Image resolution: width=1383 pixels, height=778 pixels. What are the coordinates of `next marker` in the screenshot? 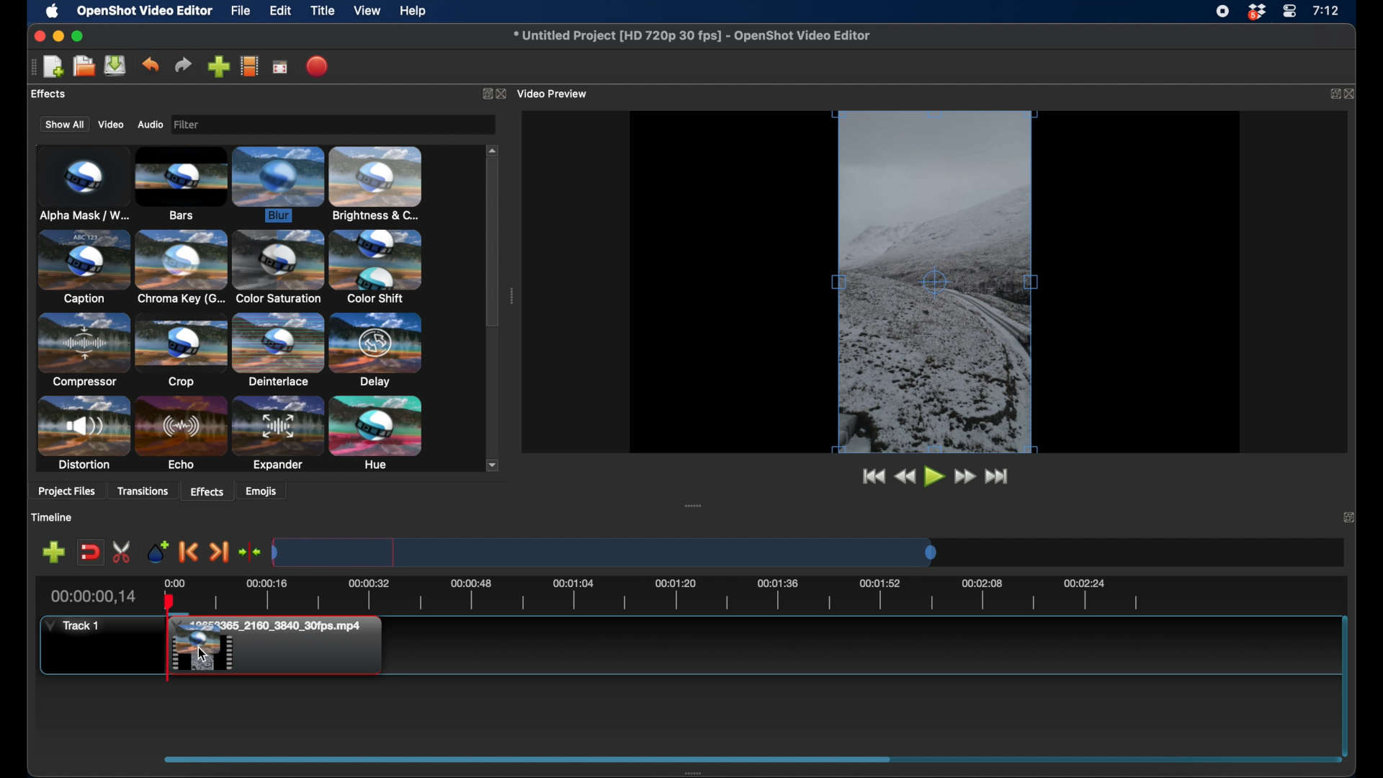 It's located at (220, 553).